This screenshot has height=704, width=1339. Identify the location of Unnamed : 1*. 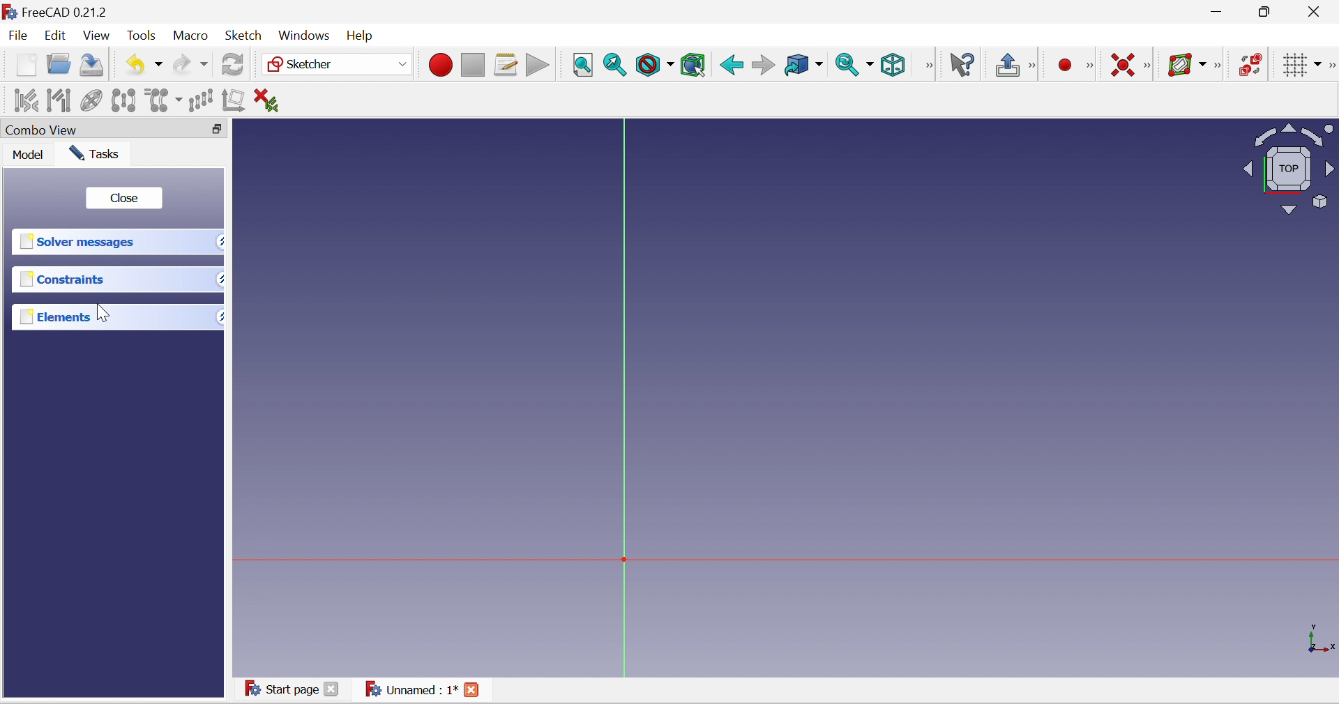
(423, 689).